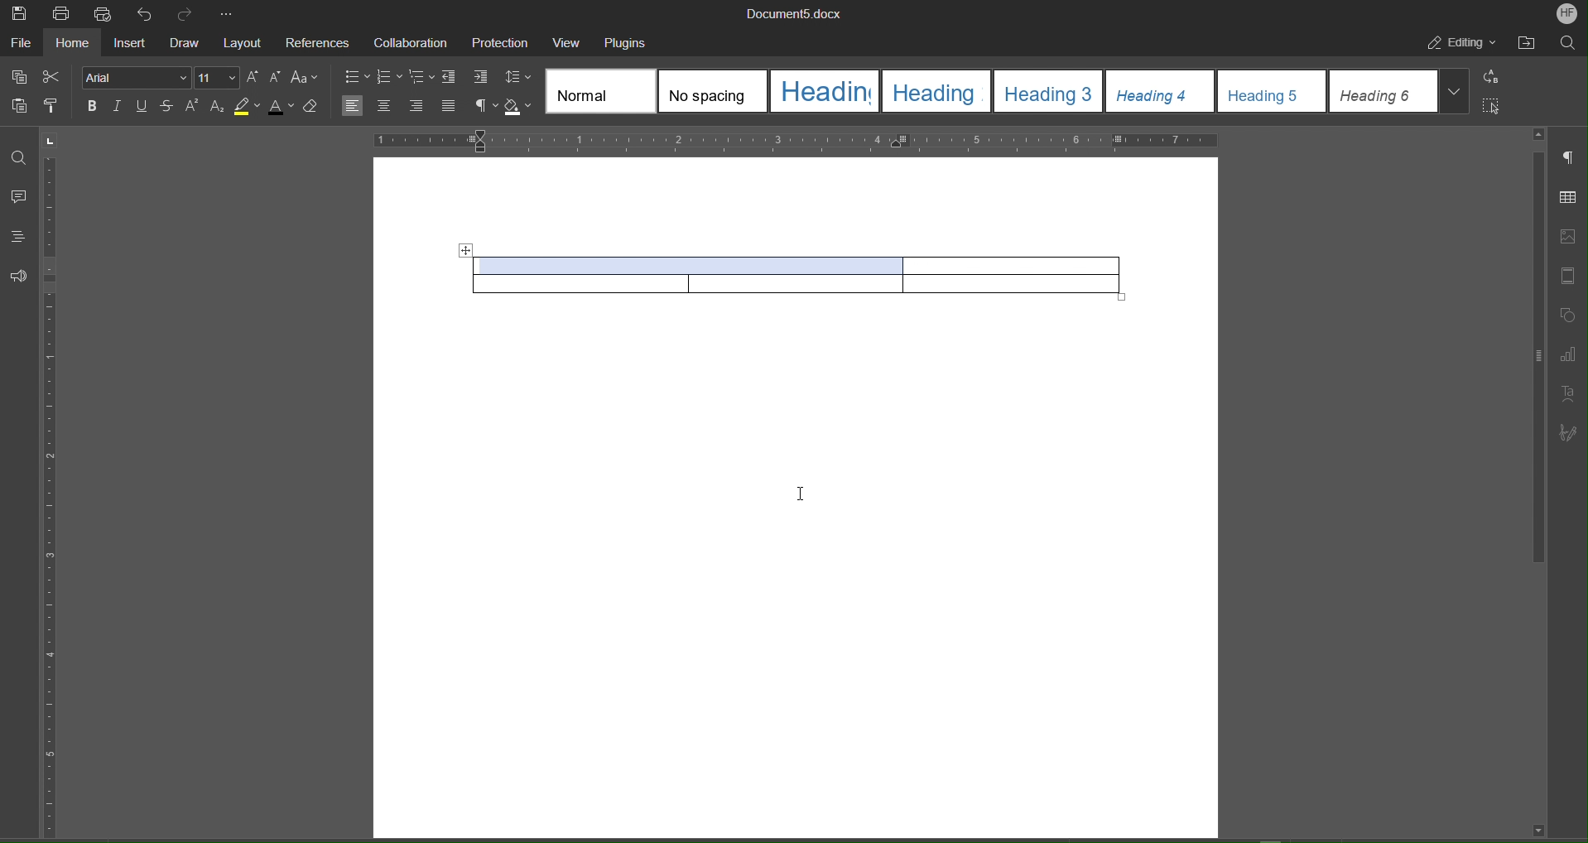  I want to click on References, so click(318, 45).